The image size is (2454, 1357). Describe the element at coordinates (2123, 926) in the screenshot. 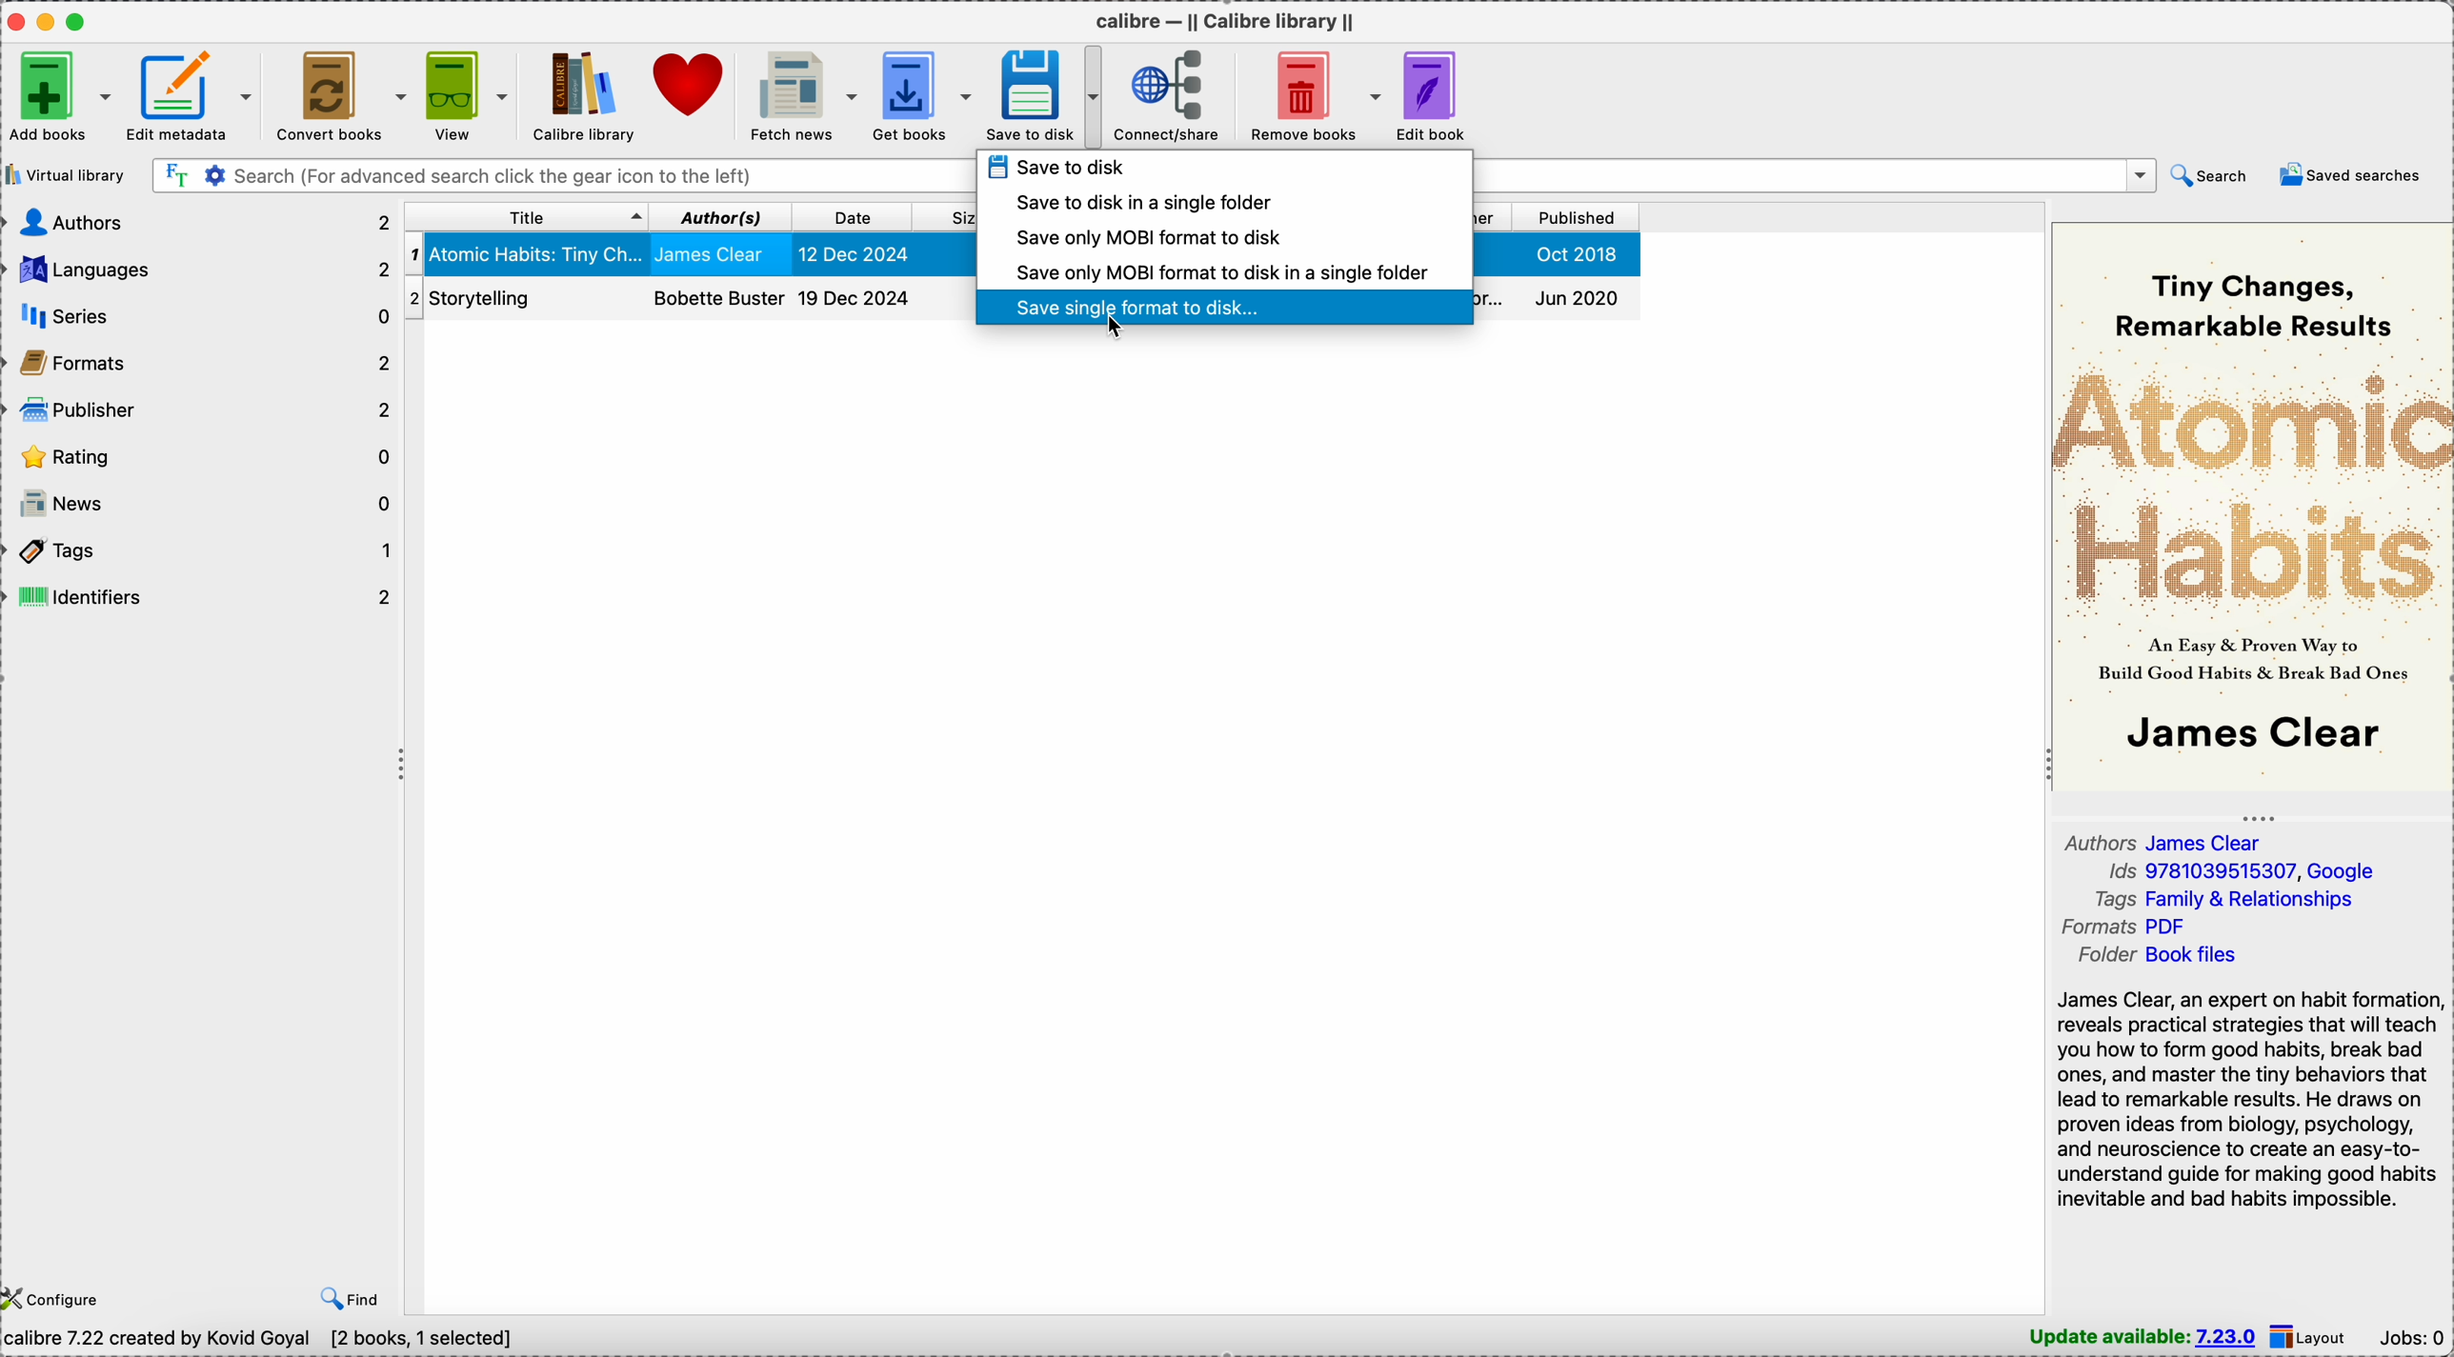

I see `formats PDF` at that location.